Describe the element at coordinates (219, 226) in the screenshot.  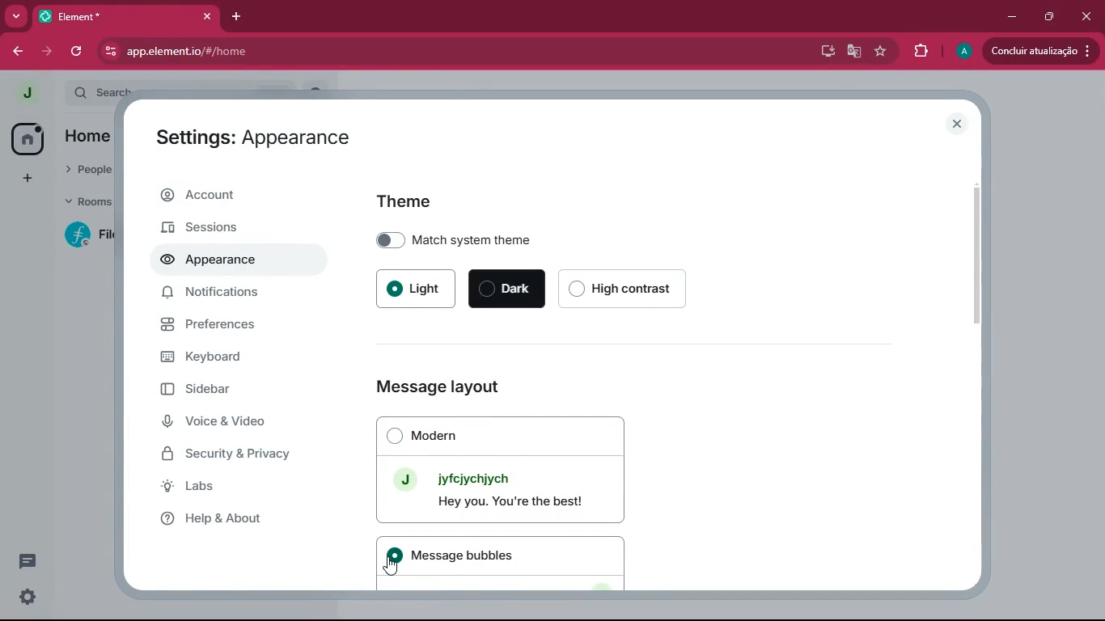
I see `Sessions` at that location.